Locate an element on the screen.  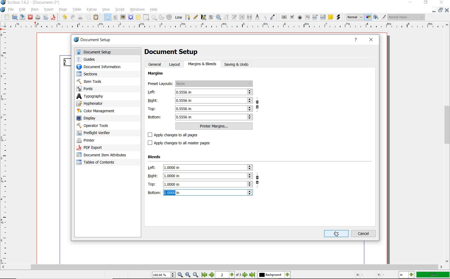
zoom factor 100% is located at coordinates (433, 275).